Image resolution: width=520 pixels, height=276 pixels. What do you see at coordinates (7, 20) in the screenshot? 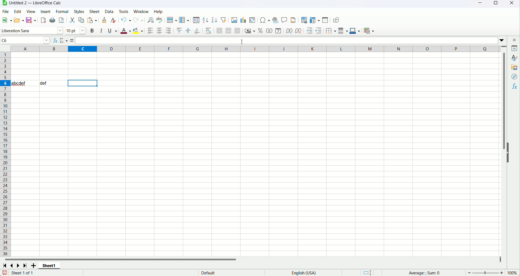
I see `open` at bounding box center [7, 20].